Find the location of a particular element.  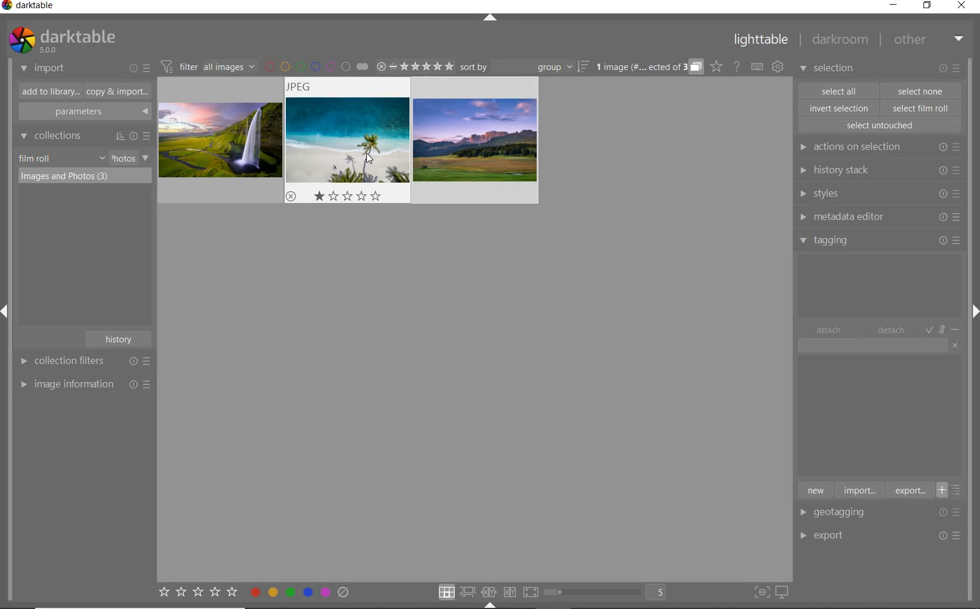

Options is located at coordinates (953, 512).